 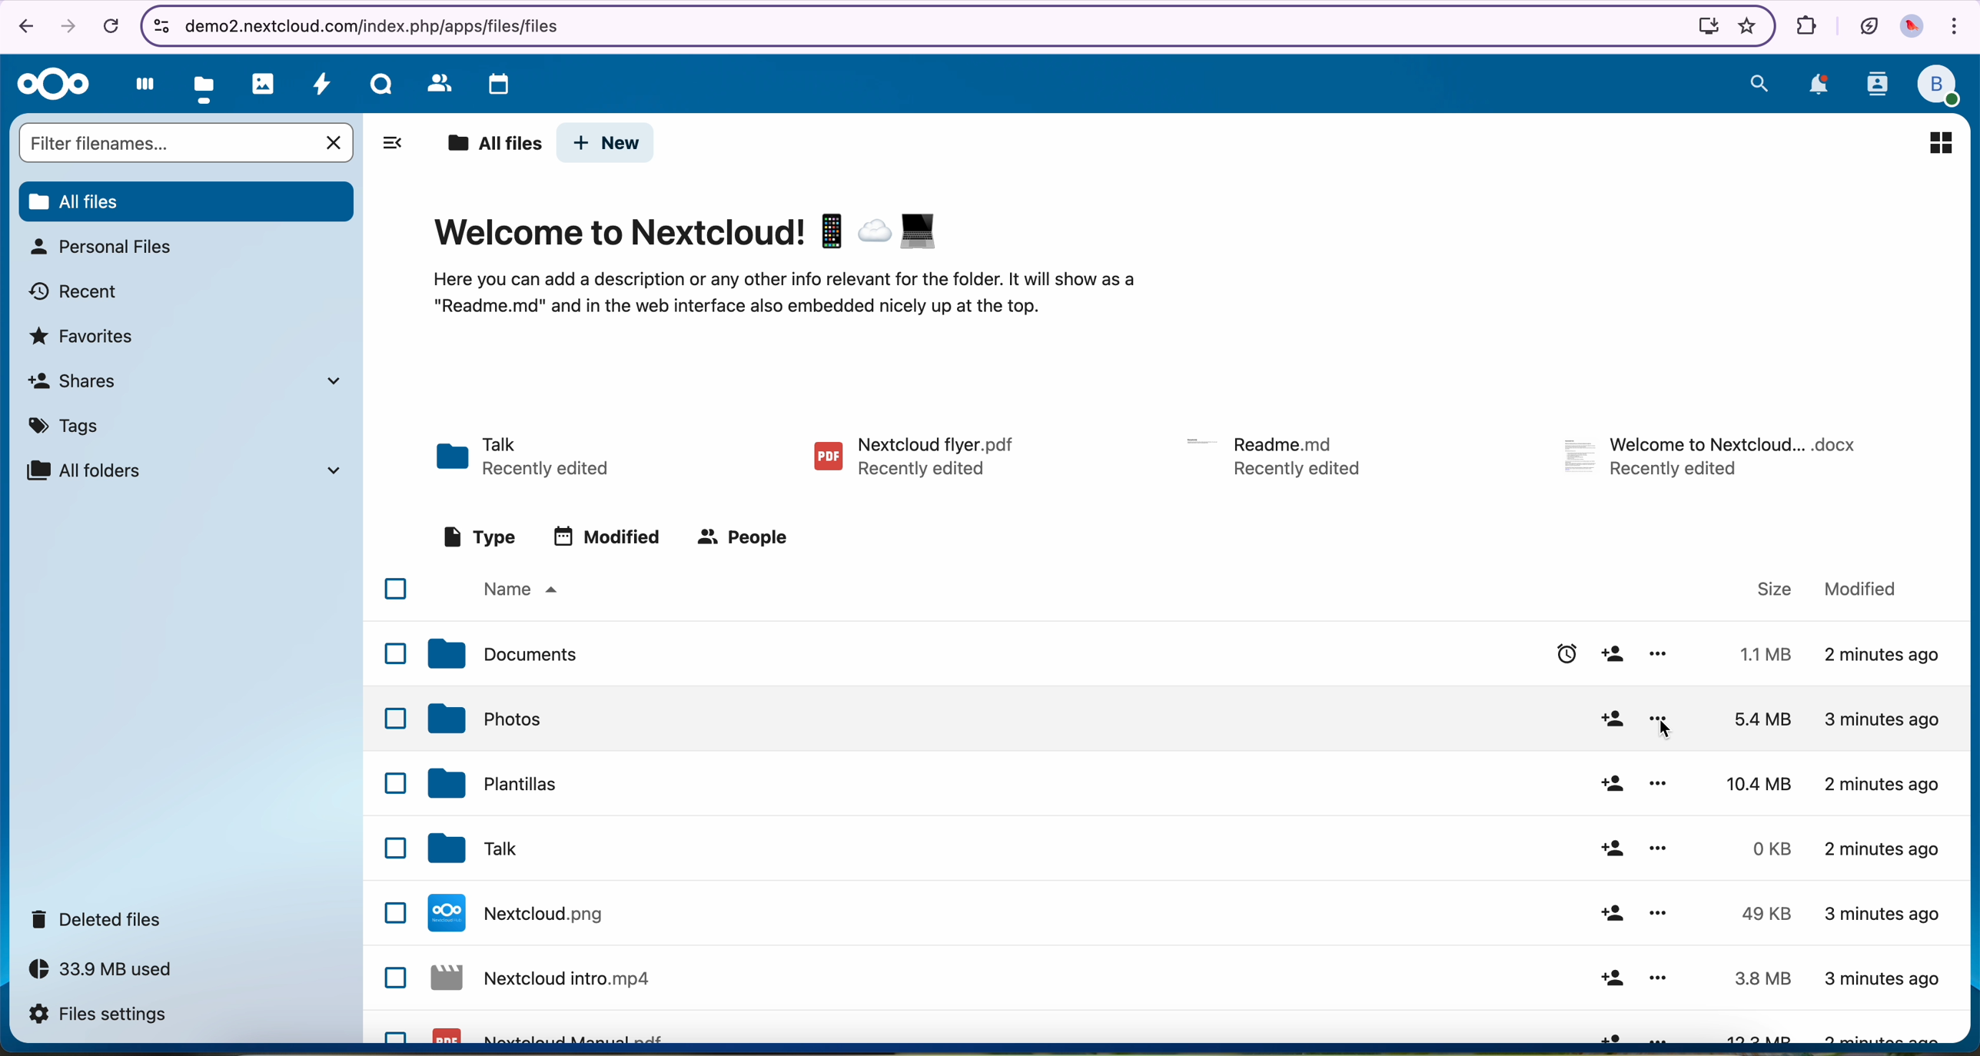 What do you see at coordinates (1763, 1034) in the screenshot?
I see `13.3` at bounding box center [1763, 1034].